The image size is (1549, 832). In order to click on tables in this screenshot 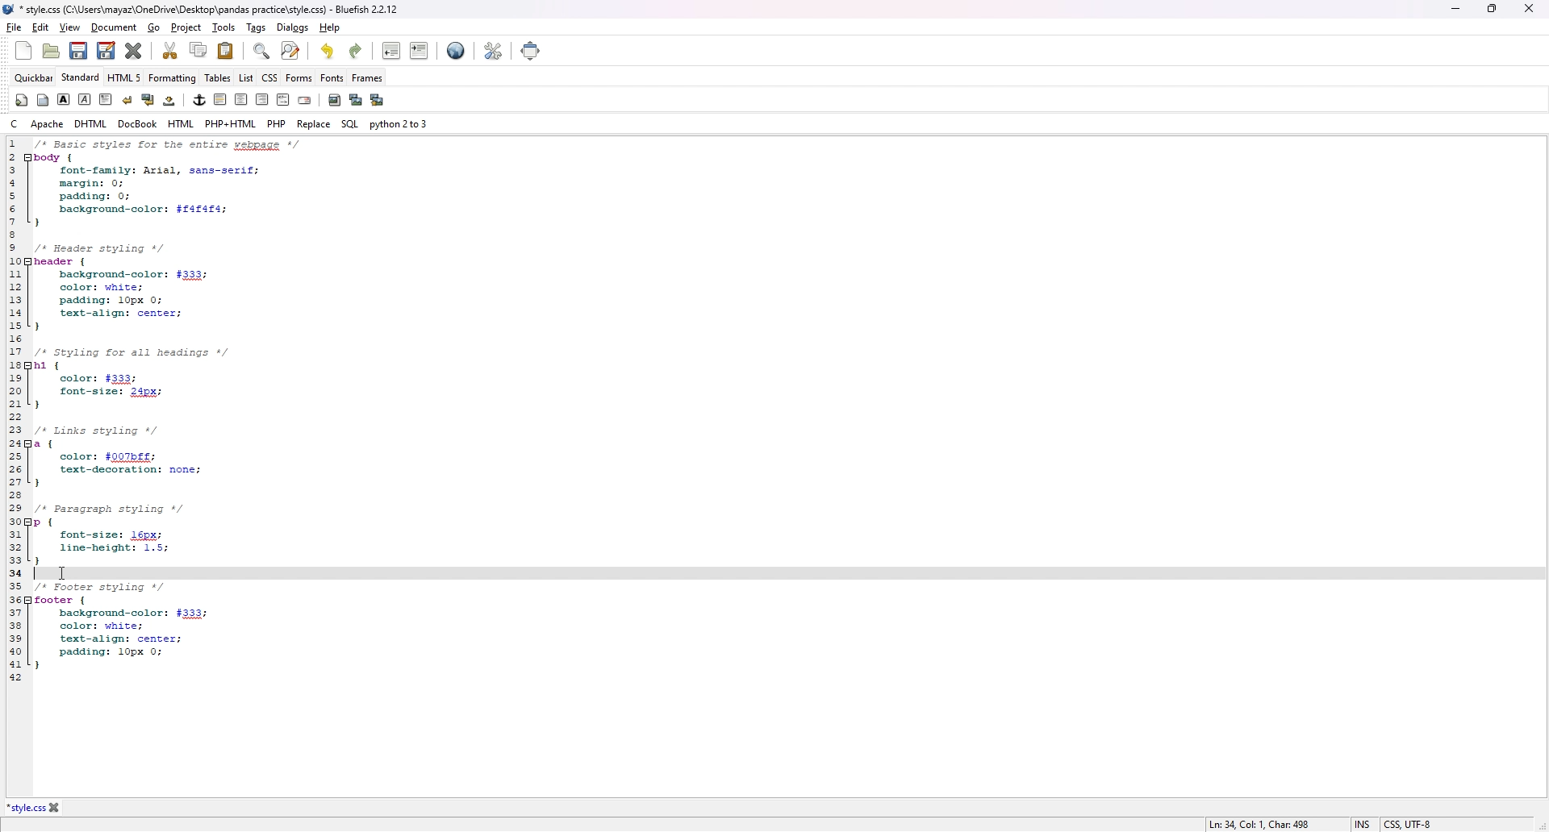, I will do `click(217, 78)`.